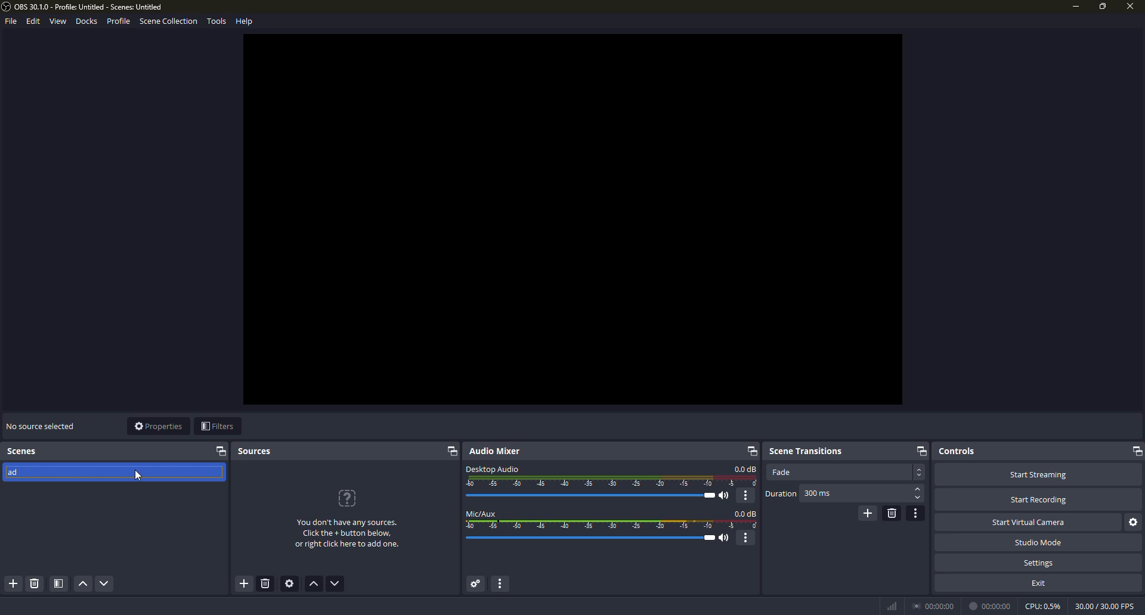 This screenshot has width=1145, height=615. I want to click on ?, so click(349, 498).